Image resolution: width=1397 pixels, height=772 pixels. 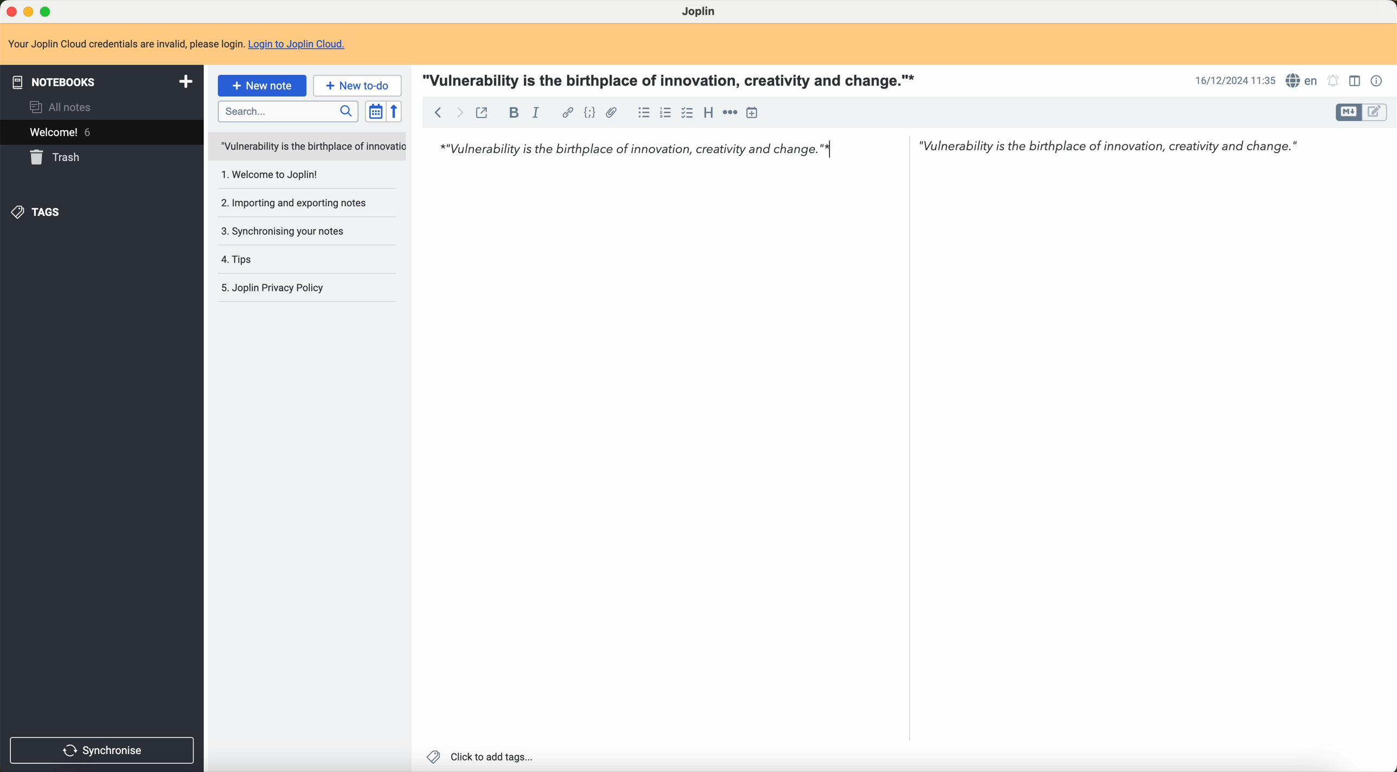 What do you see at coordinates (262, 86) in the screenshot?
I see `new note` at bounding box center [262, 86].